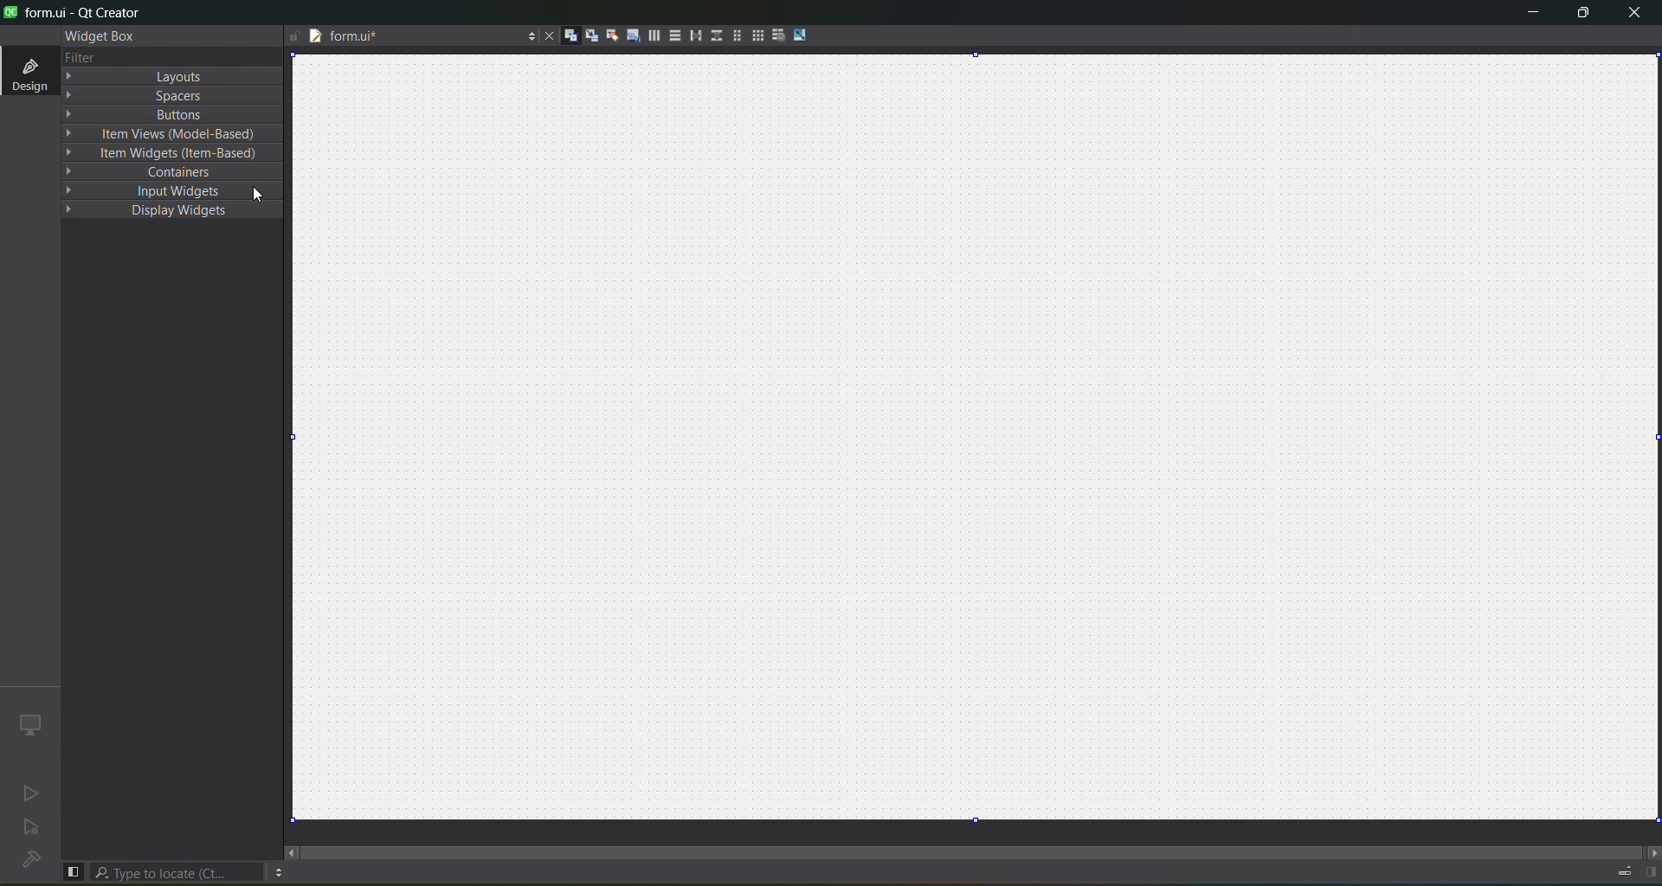 The width and height of the screenshot is (1662, 886). I want to click on horizontal splitter, so click(694, 36).